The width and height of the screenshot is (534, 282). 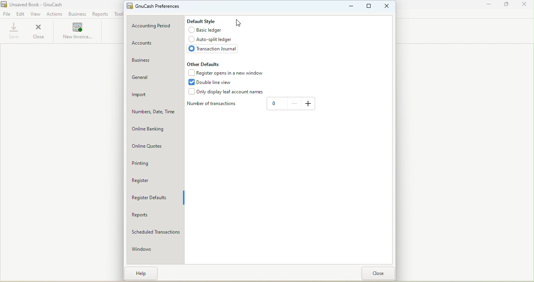 I want to click on Business, so click(x=78, y=14).